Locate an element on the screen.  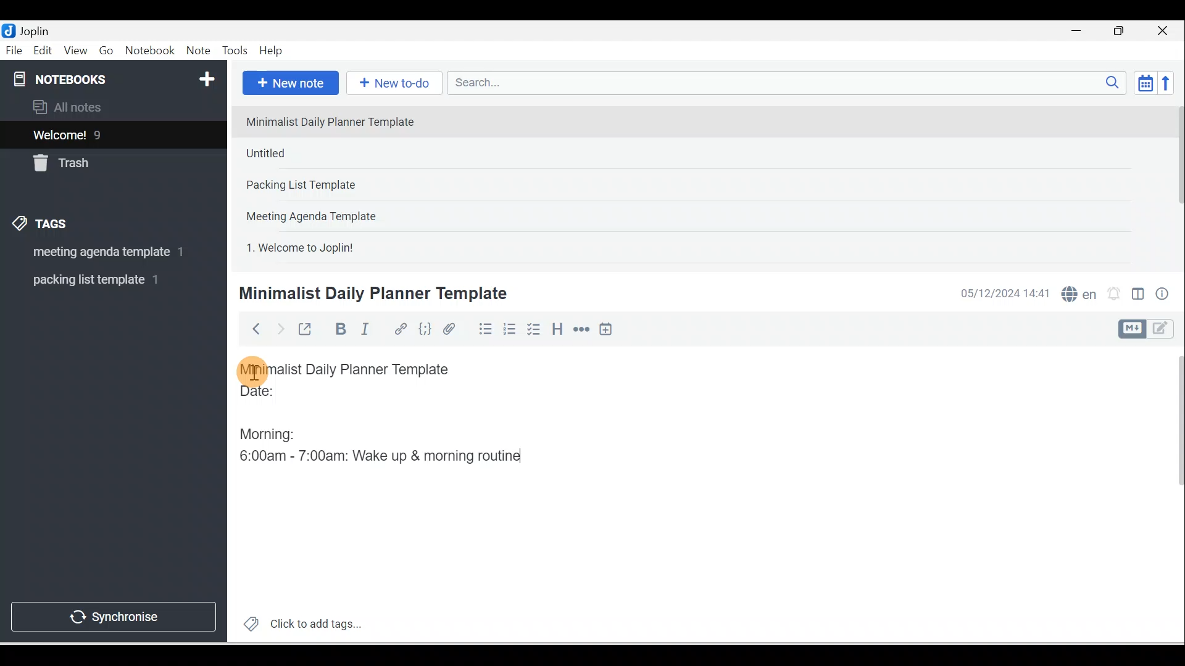
Insert time is located at coordinates (605, 330).